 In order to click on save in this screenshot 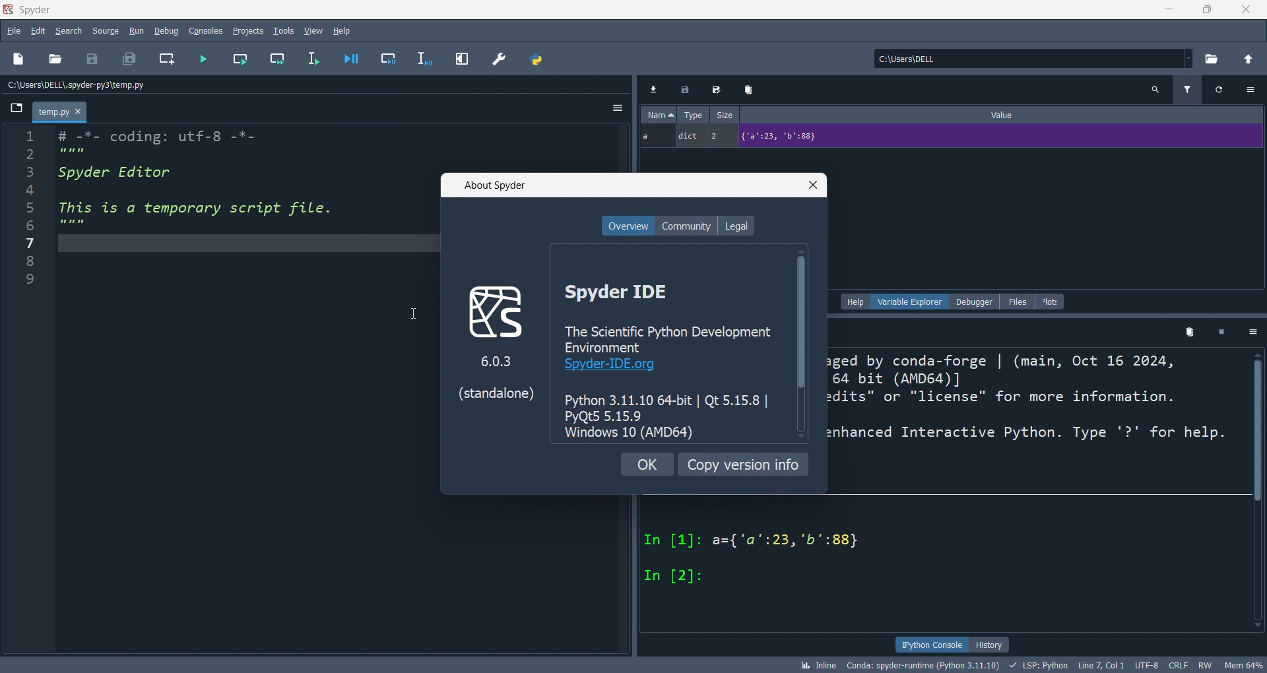, I will do `click(92, 60)`.